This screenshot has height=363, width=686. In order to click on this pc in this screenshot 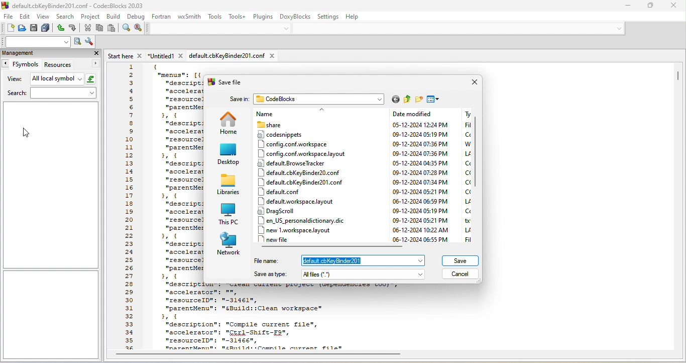, I will do `click(230, 214)`.